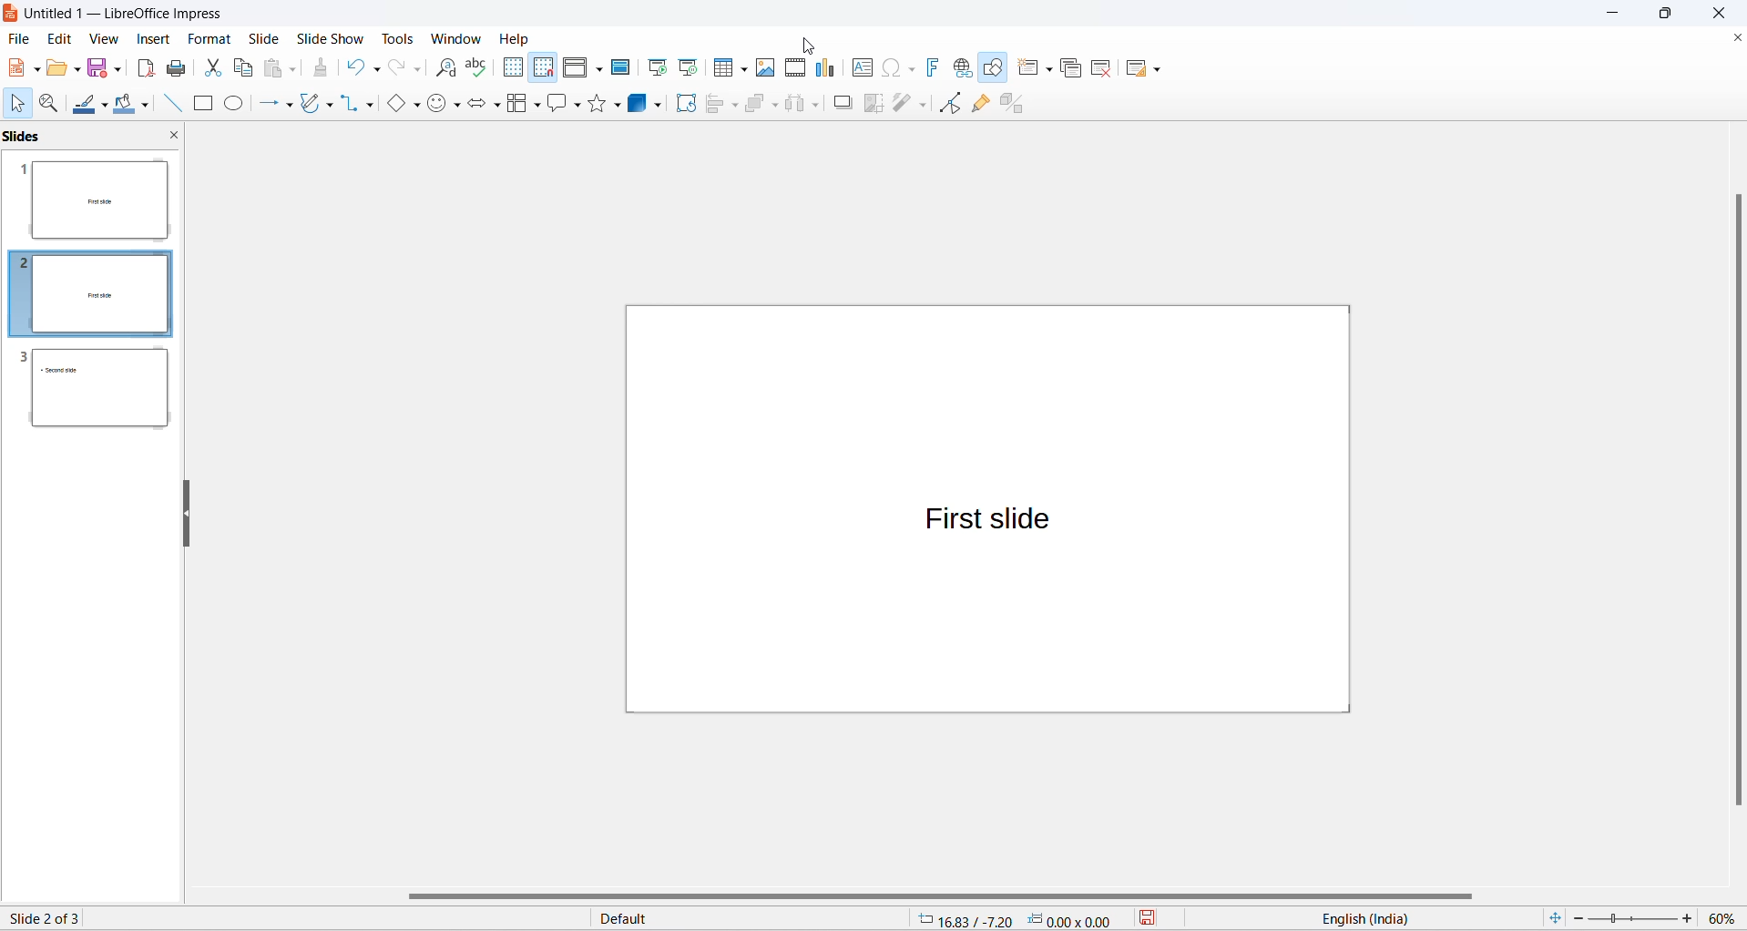 The image size is (1747, 931). What do you see at coordinates (876, 105) in the screenshot?
I see `crop image ` at bounding box center [876, 105].